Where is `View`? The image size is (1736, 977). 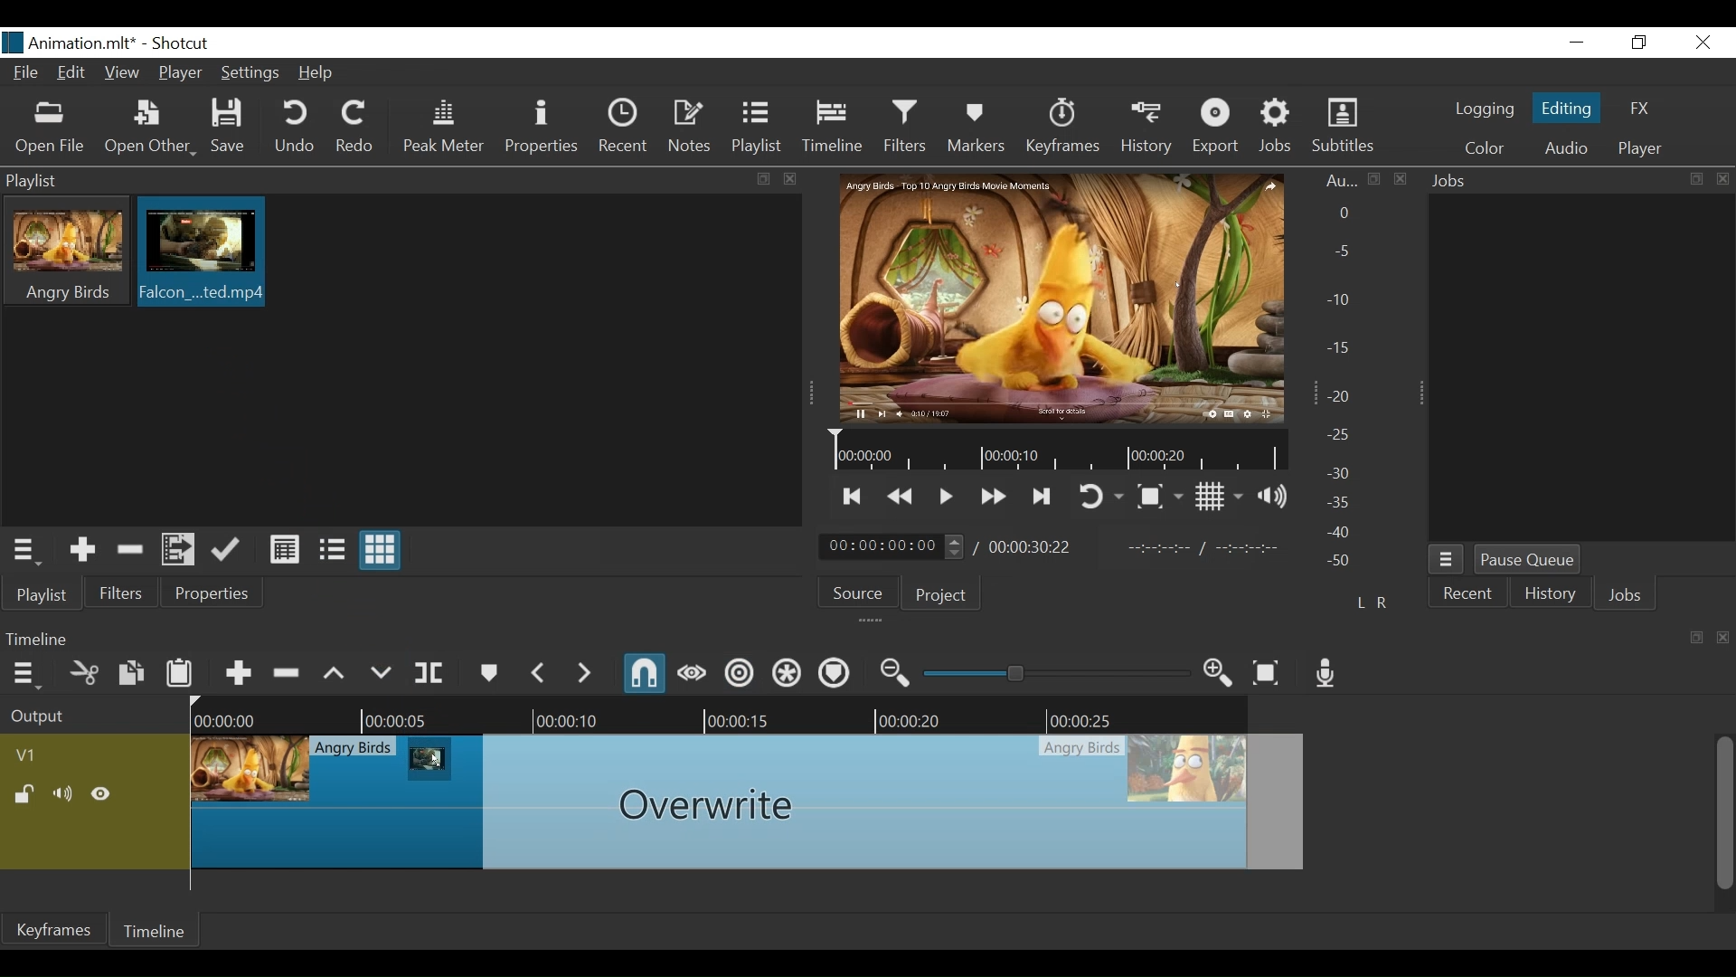 View is located at coordinates (123, 73).